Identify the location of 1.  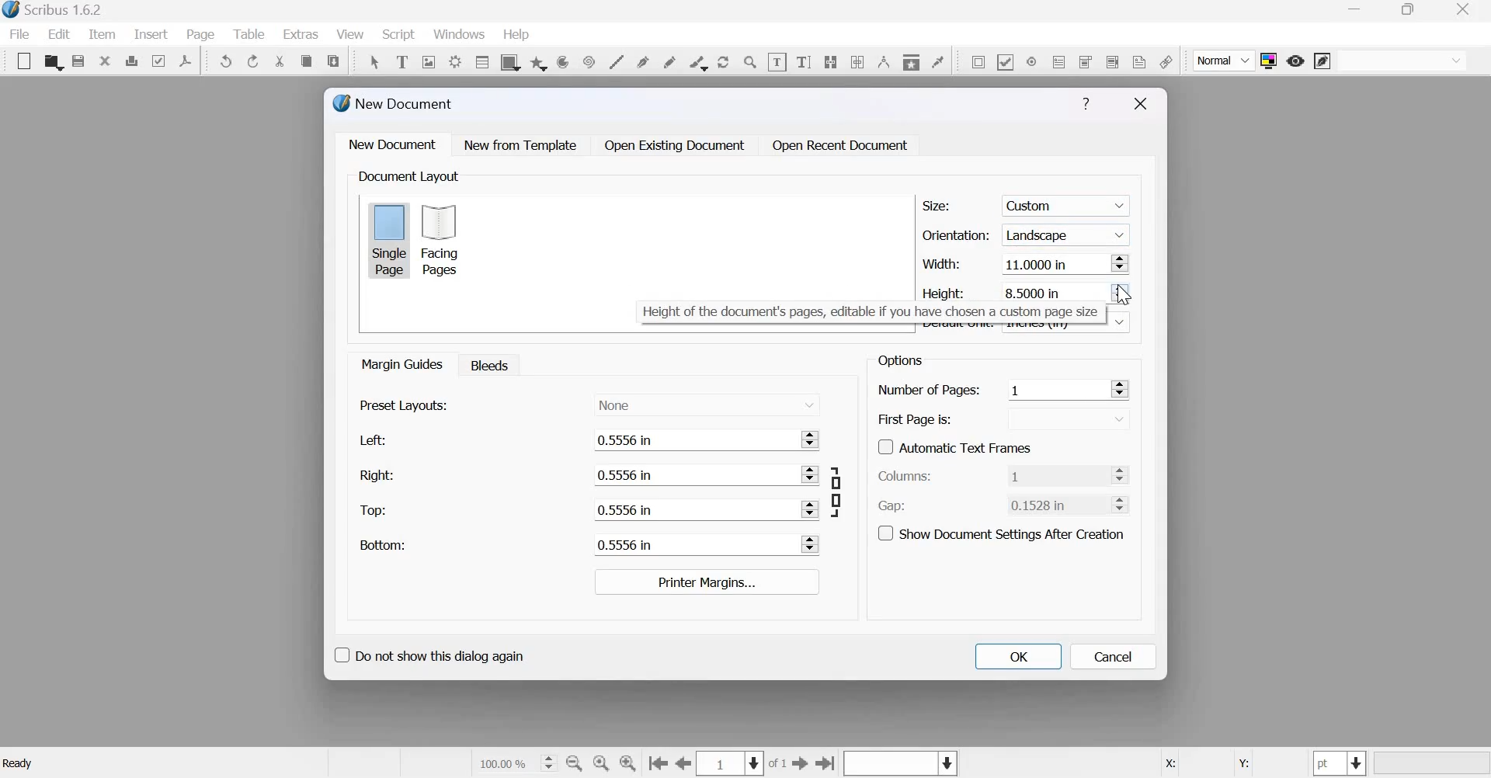
(1056, 474).